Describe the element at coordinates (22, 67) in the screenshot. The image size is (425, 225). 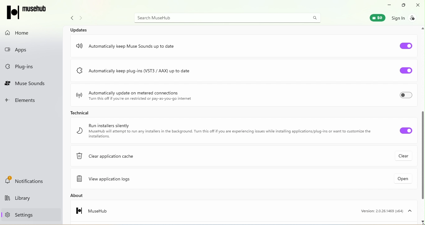
I see `Plug-Ins` at that location.